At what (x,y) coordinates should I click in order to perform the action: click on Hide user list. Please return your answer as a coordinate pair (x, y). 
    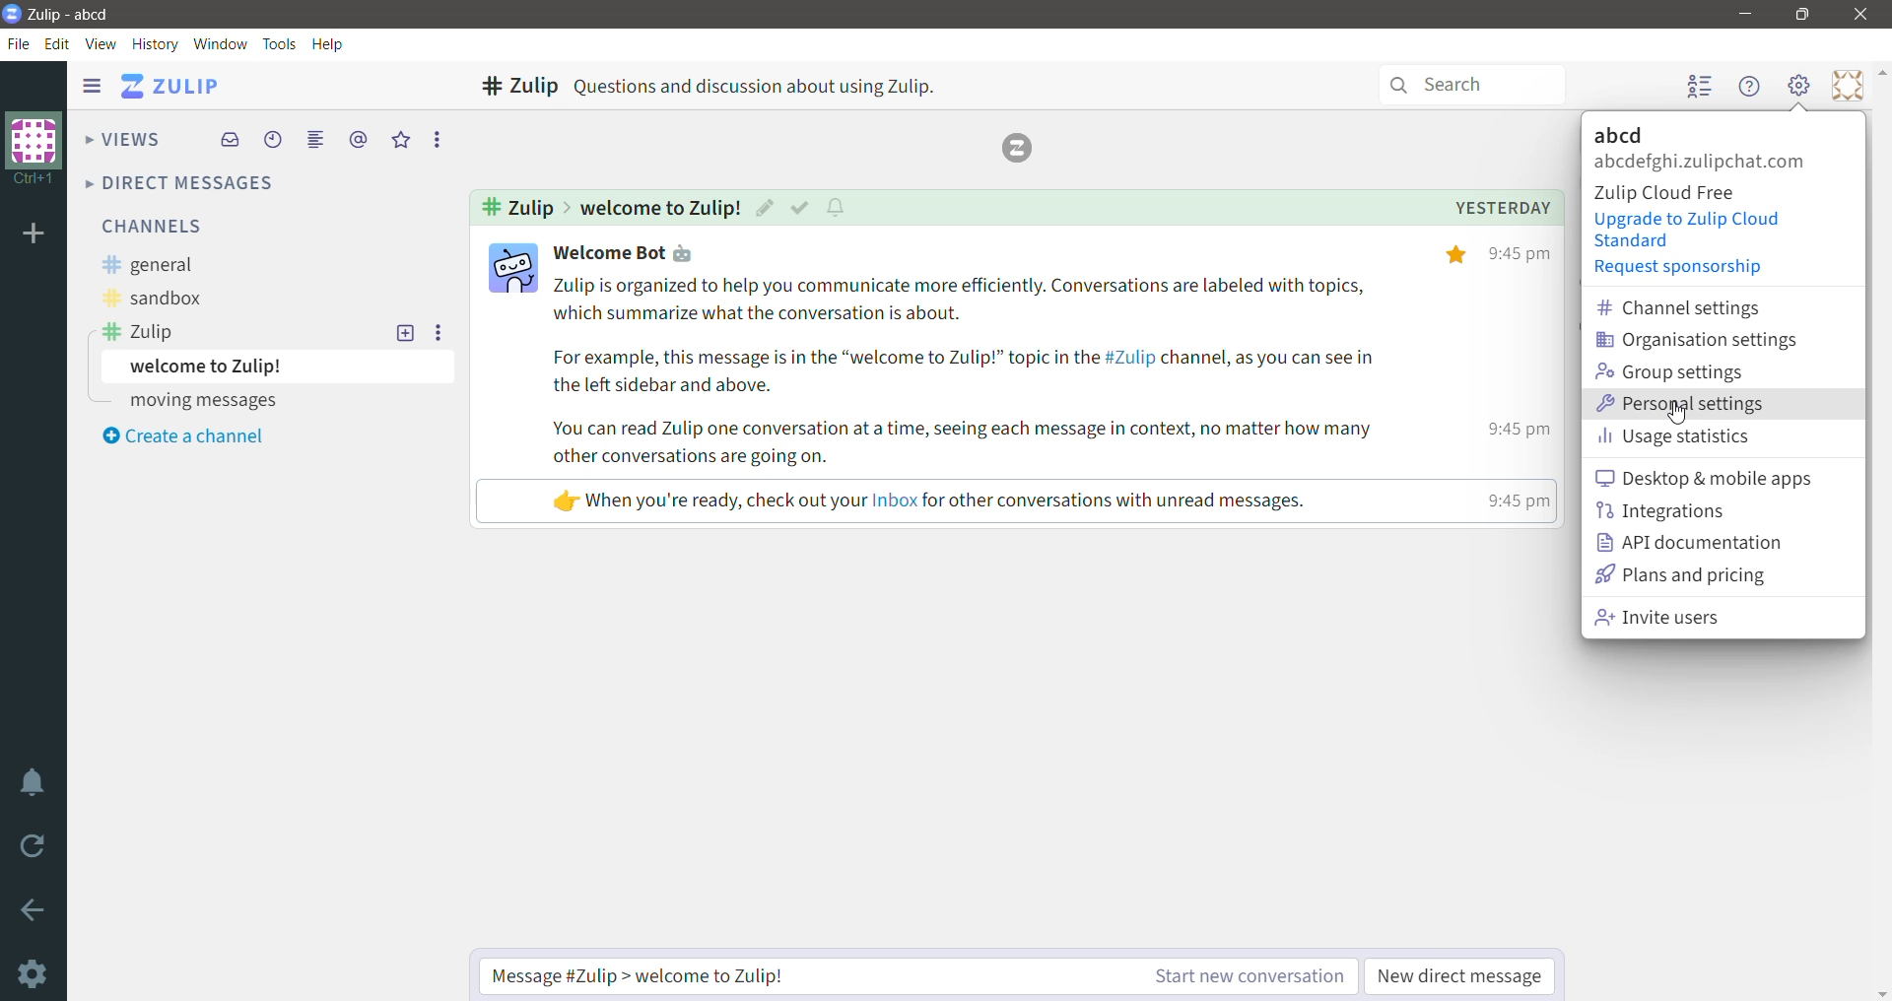
    Looking at the image, I should click on (1700, 88).